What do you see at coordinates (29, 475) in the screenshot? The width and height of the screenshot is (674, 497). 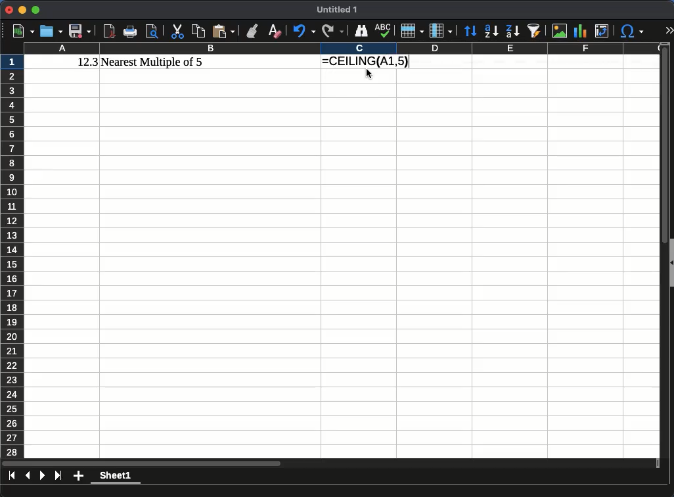 I see `previous sheet` at bounding box center [29, 475].